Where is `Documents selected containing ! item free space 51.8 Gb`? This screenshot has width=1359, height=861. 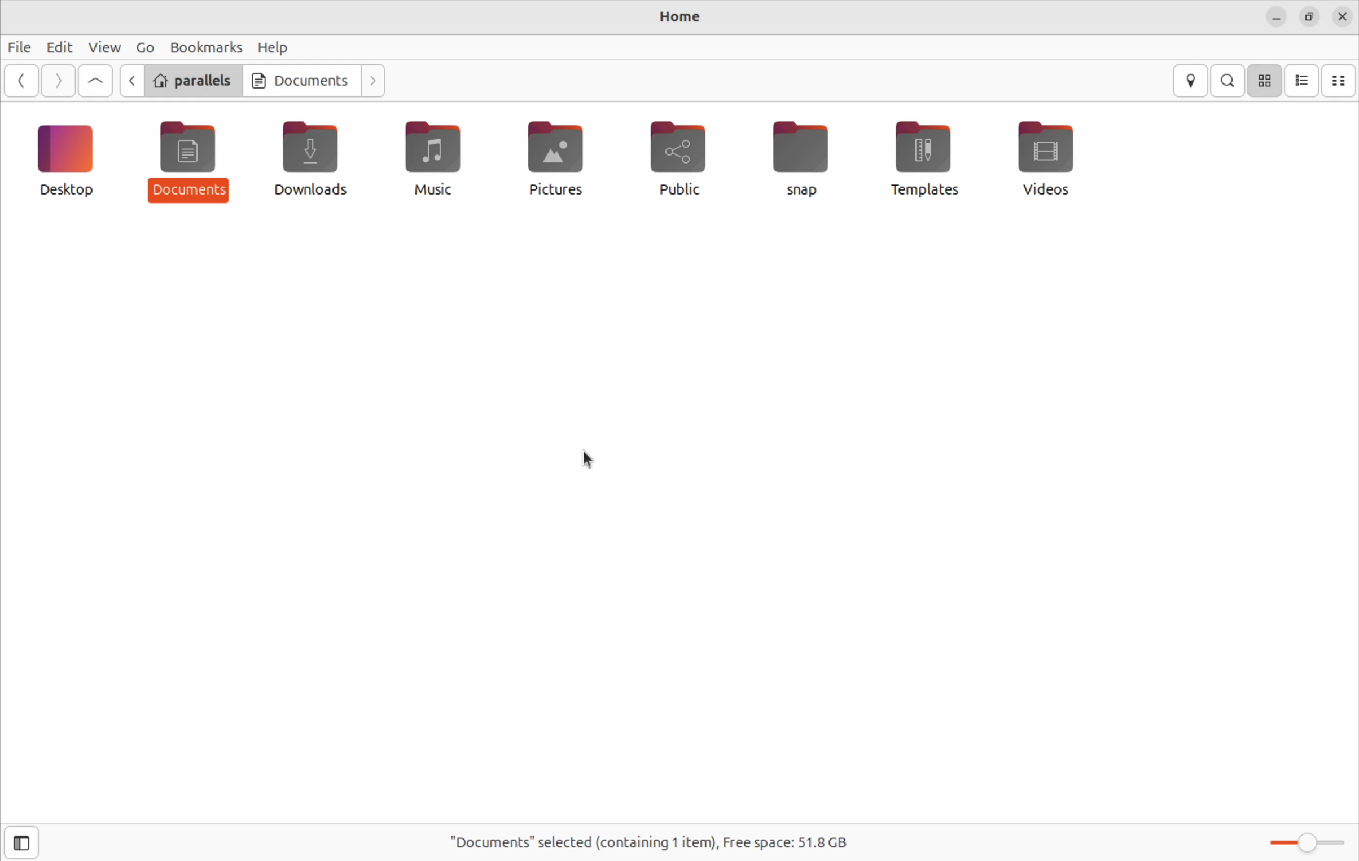 Documents selected containing ! item free space 51.8 Gb is located at coordinates (645, 838).